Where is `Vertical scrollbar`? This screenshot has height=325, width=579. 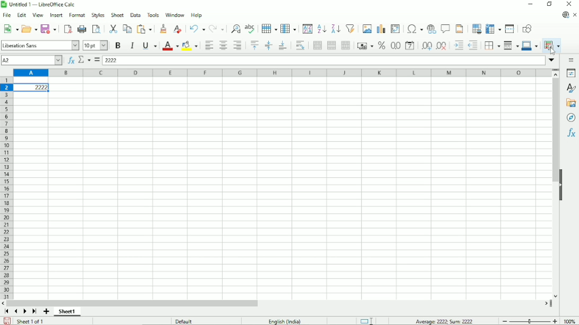
Vertical scrollbar is located at coordinates (556, 131).